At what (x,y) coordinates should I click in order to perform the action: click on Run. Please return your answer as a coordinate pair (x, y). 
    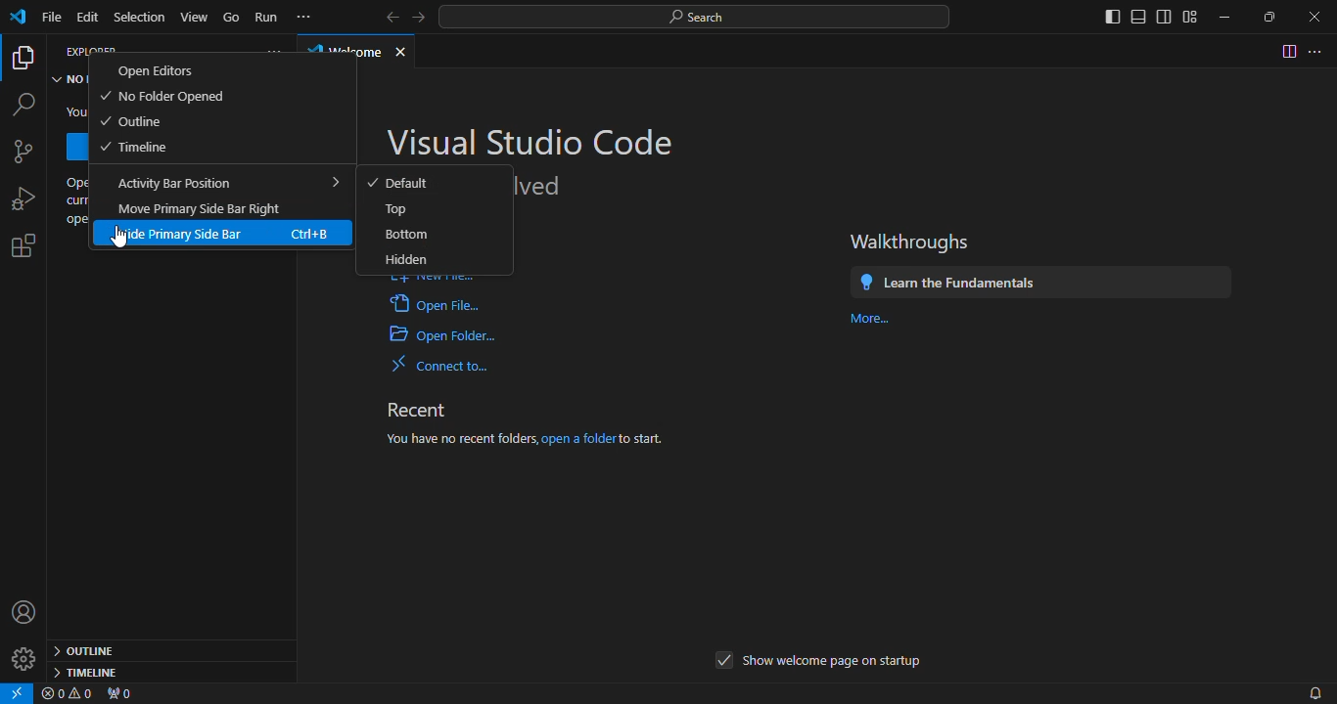
    Looking at the image, I should click on (265, 16).